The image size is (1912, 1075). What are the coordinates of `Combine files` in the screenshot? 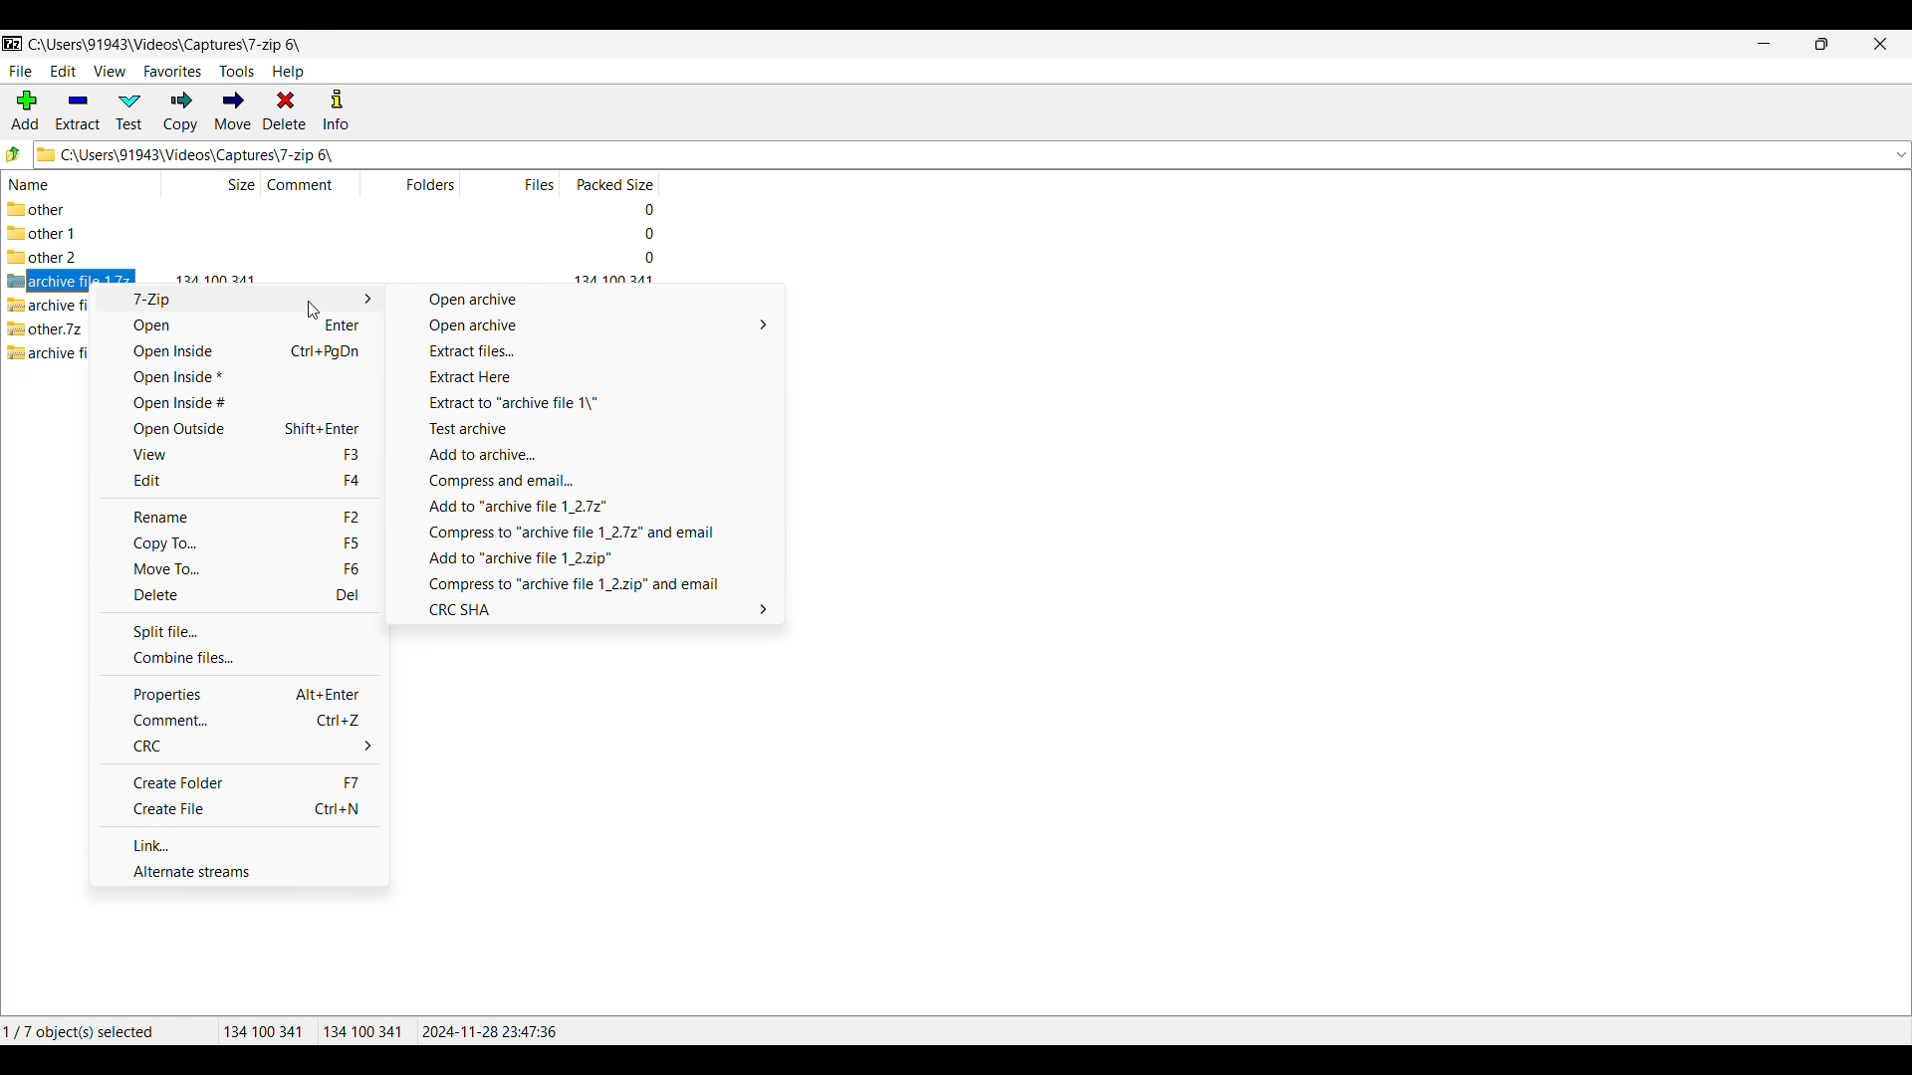 It's located at (237, 658).